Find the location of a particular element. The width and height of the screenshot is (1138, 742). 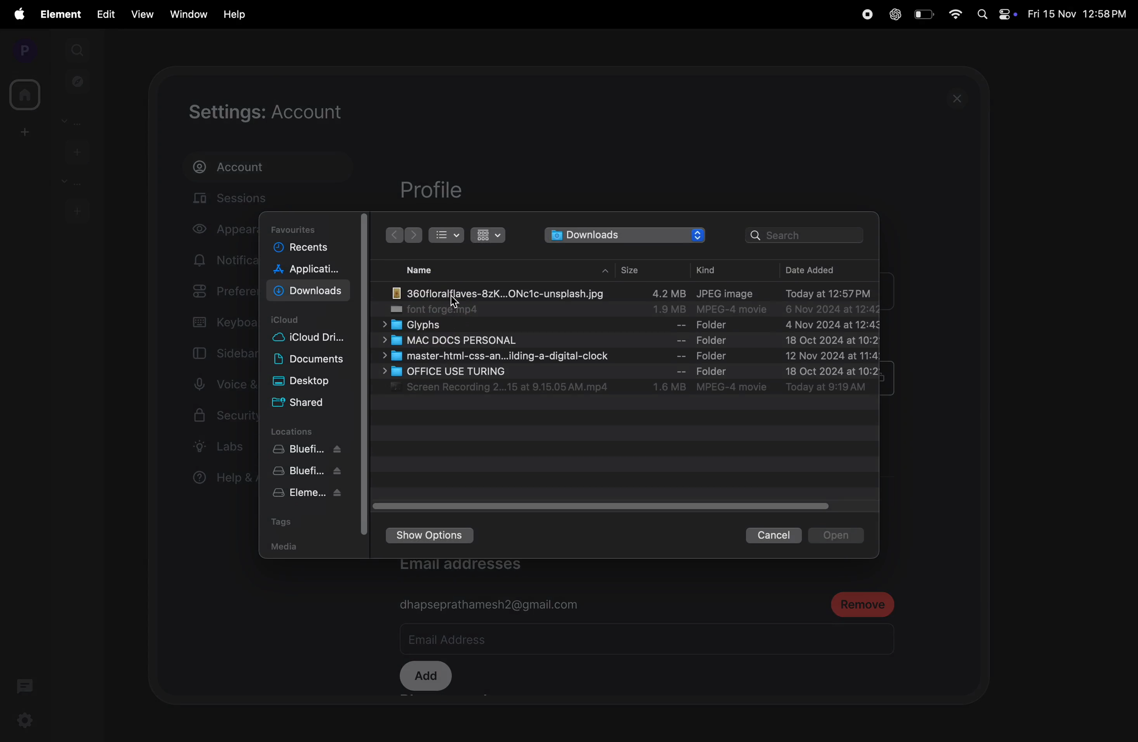

master .css is located at coordinates (626, 357).